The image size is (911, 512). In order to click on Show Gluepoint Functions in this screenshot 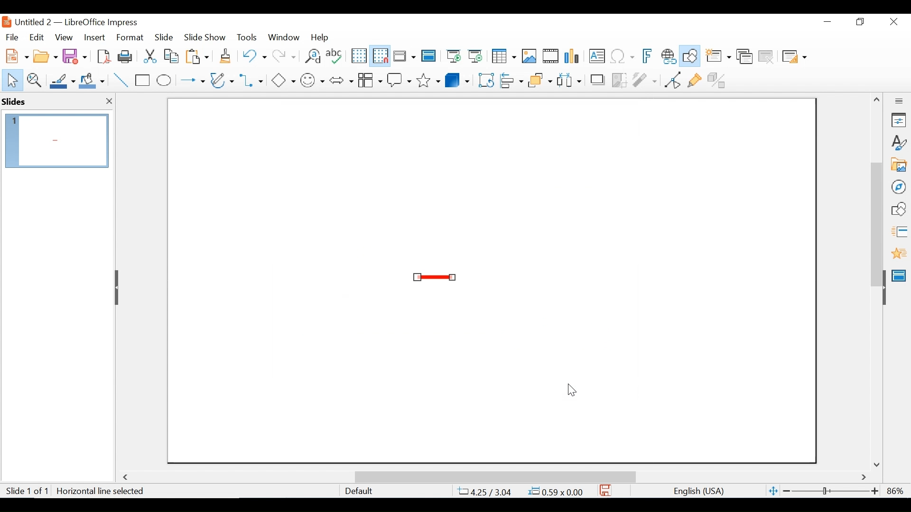, I will do `click(694, 79)`.